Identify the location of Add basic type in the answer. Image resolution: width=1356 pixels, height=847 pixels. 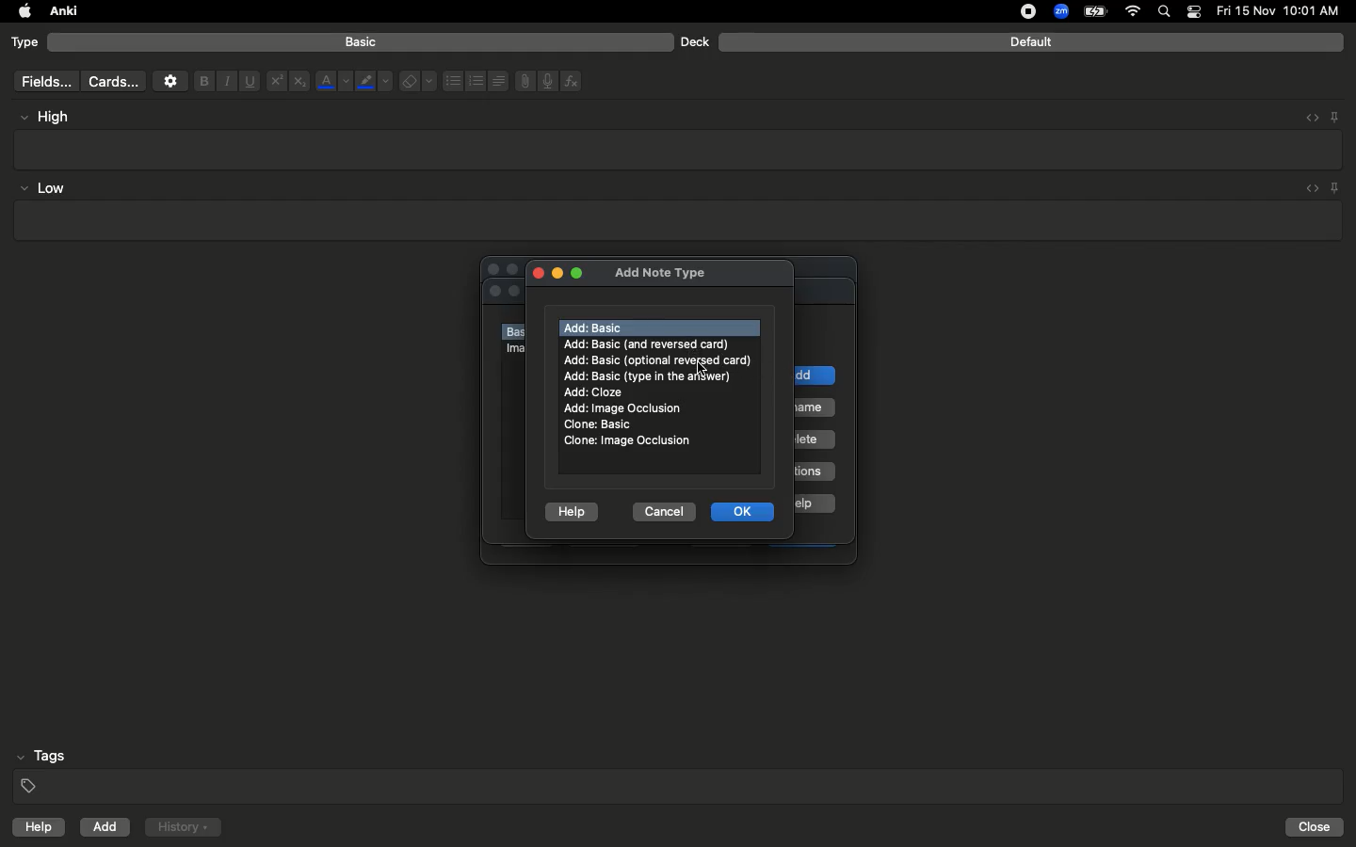
(650, 376).